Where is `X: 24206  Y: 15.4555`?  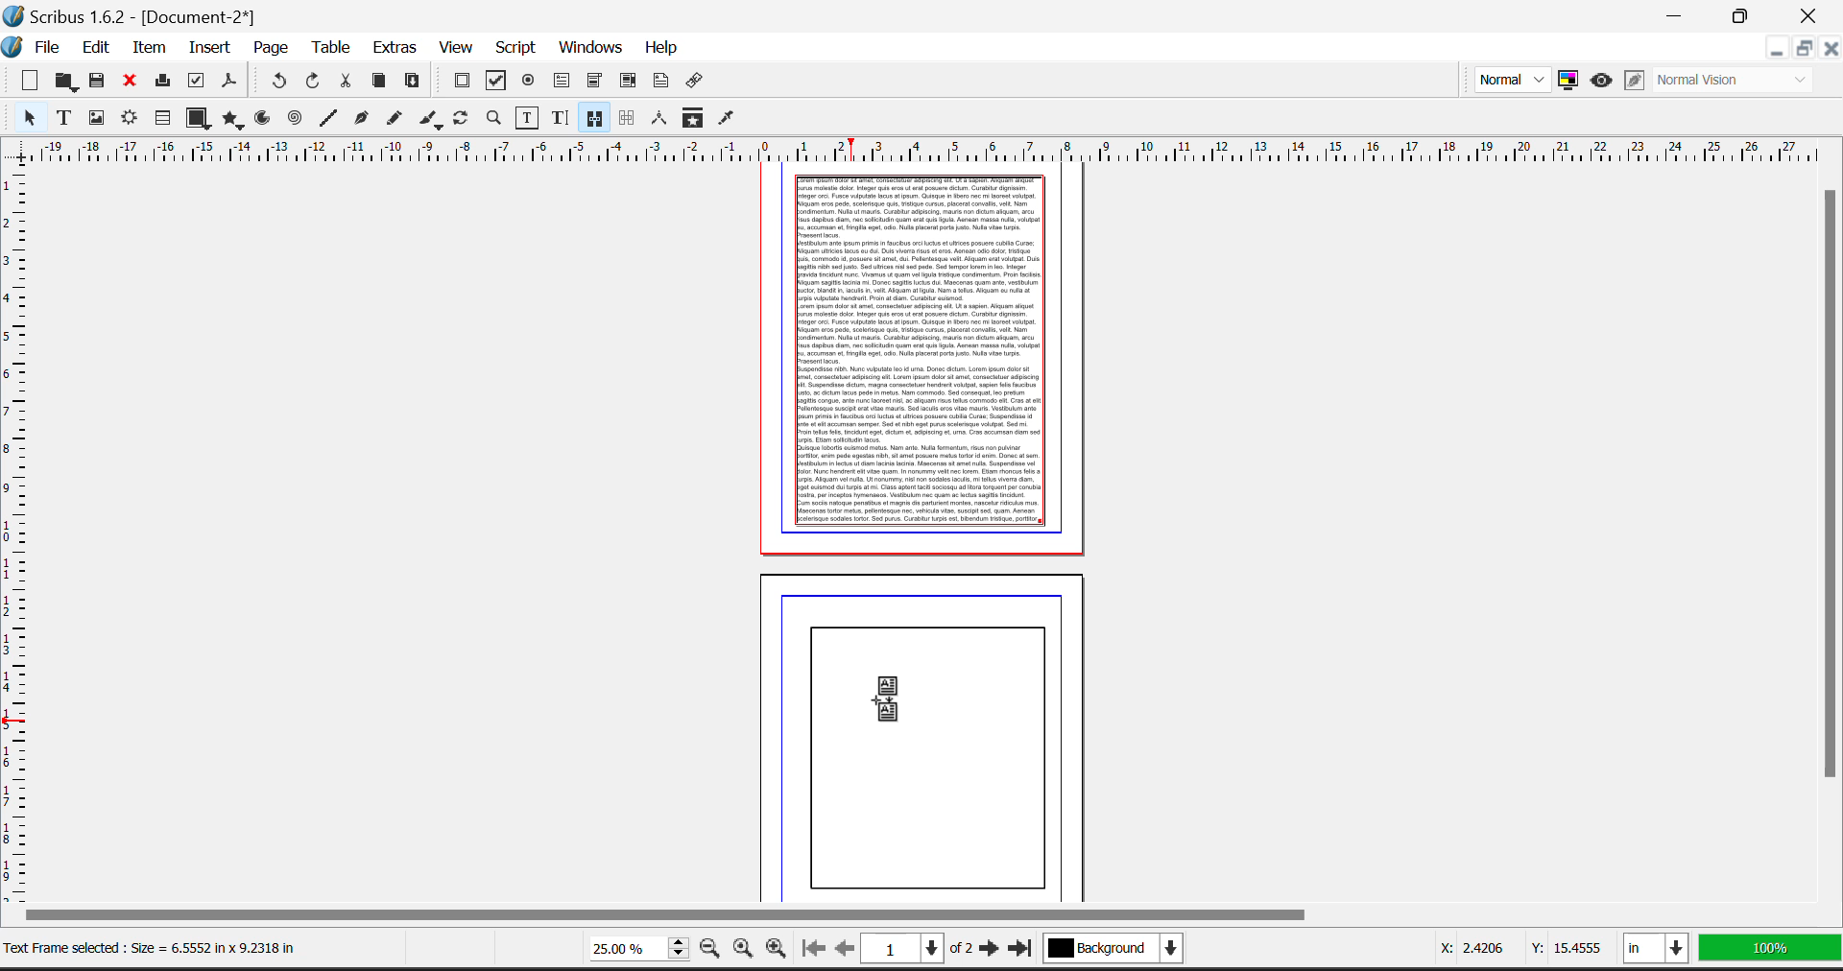 X: 24206  Y: 15.4555 is located at coordinates (1508, 945).